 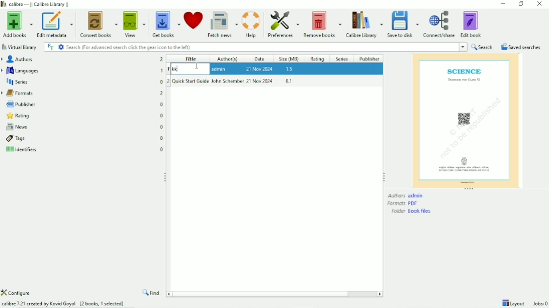 I want to click on Donate, so click(x=194, y=23).